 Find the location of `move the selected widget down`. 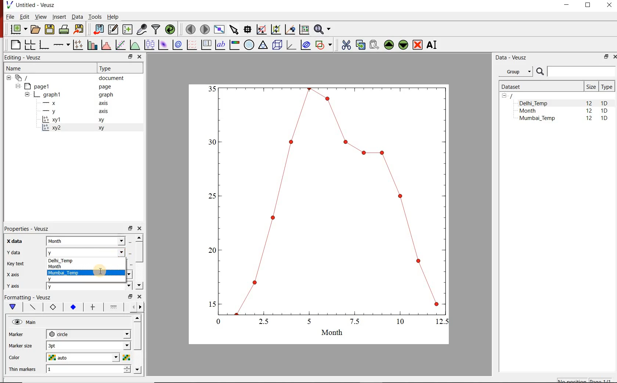

move the selected widget down is located at coordinates (403, 45).